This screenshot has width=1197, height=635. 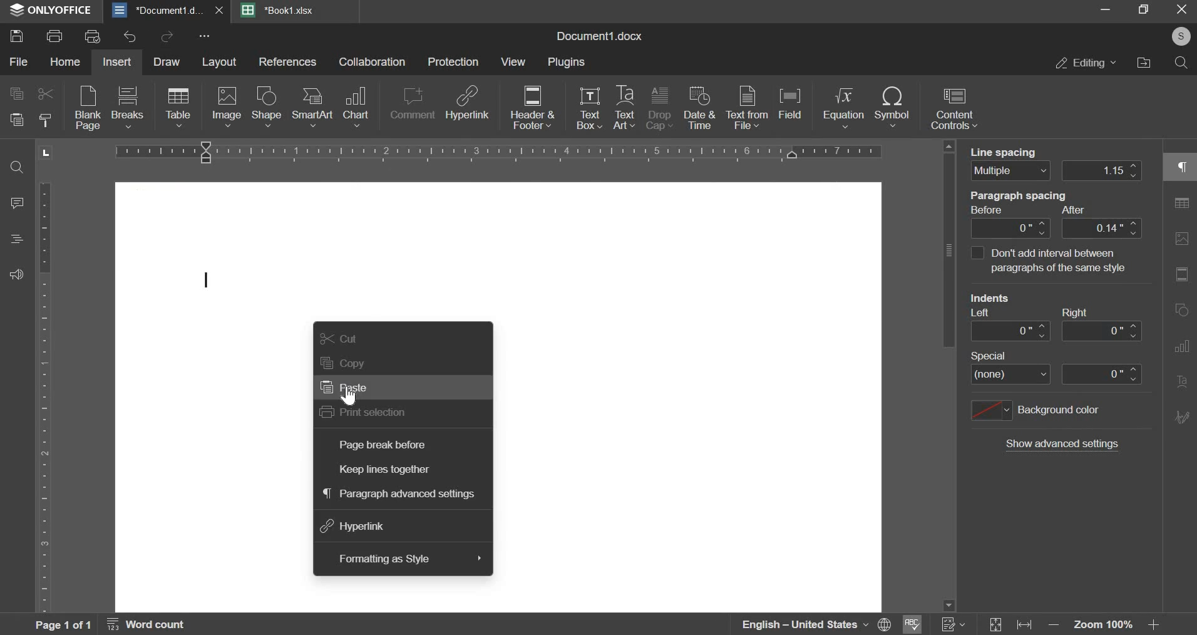 What do you see at coordinates (52, 11) in the screenshot?
I see `ONLYOFFICE` at bounding box center [52, 11].